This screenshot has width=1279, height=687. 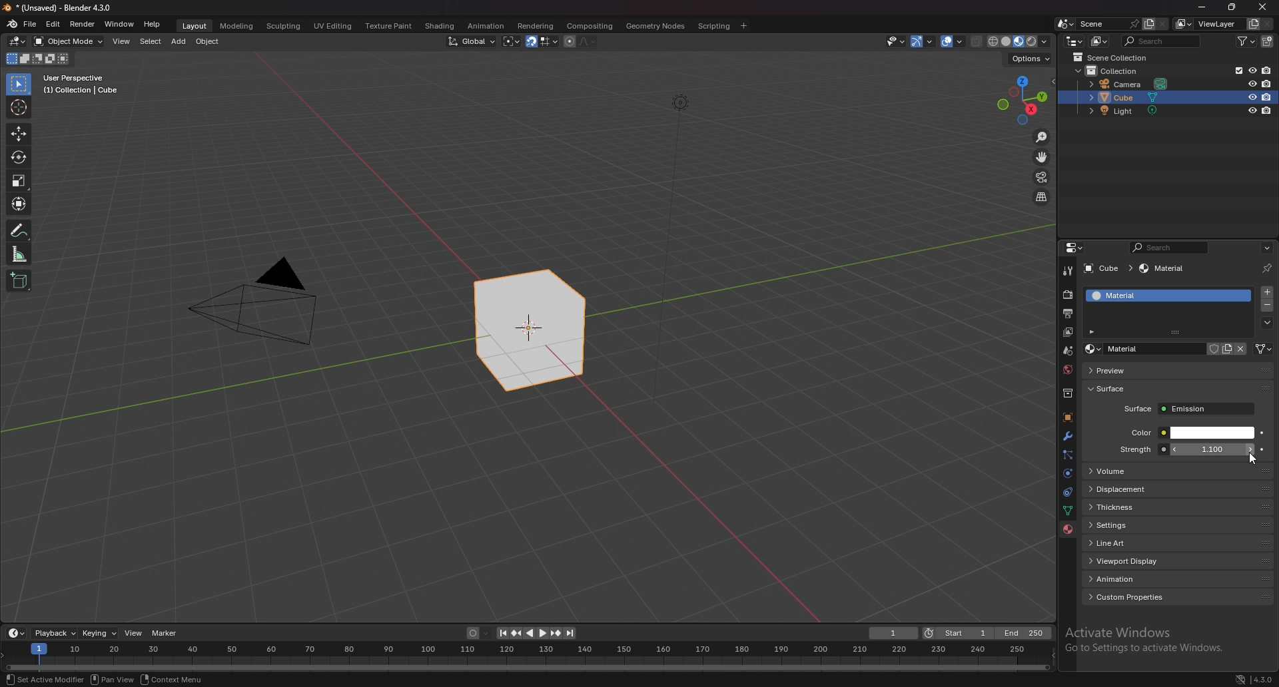 I want to click on Activate Windows Go to Settings to activate Windows., so click(x=1147, y=641).